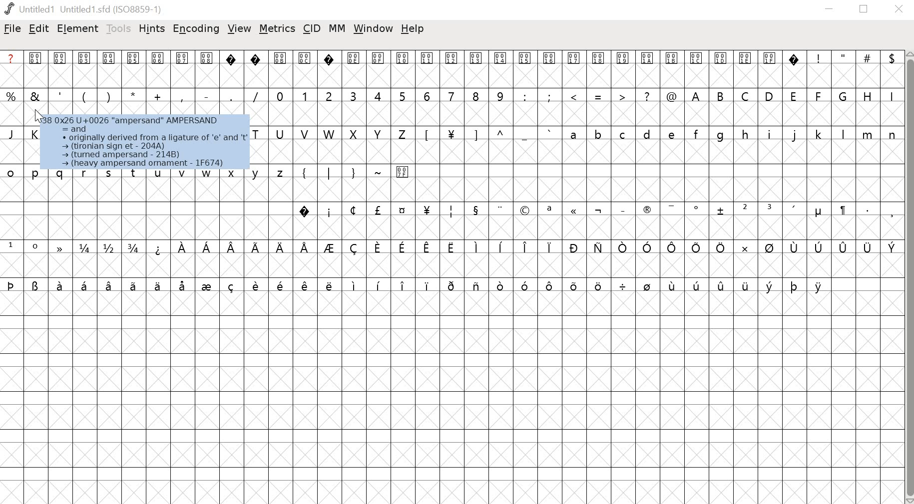 This screenshot has width=914, height=504. Describe the element at coordinates (574, 247) in the screenshot. I see `symbol` at that location.